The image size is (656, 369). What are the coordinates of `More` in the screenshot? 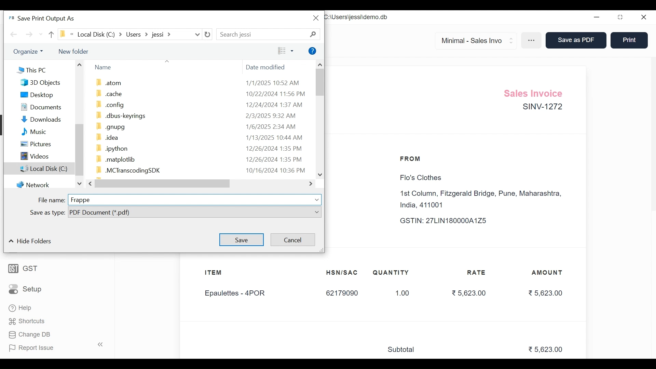 It's located at (532, 41).